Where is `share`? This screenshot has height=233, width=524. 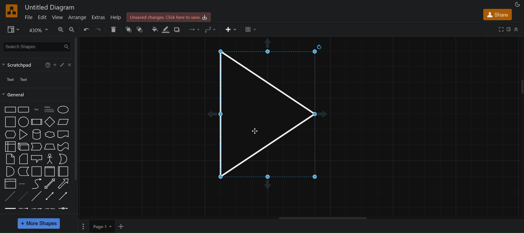 share is located at coordinates (498, 14).